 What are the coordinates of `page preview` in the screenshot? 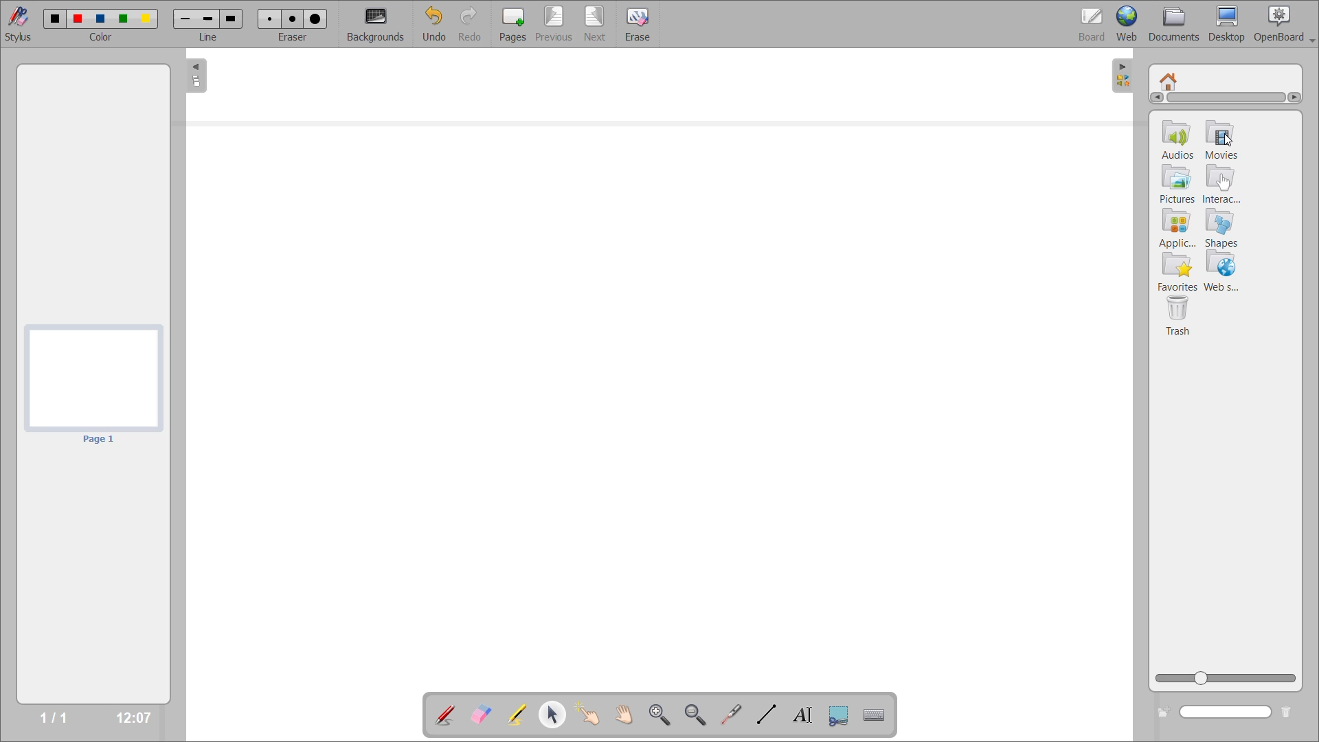 It's located at (94, 384).